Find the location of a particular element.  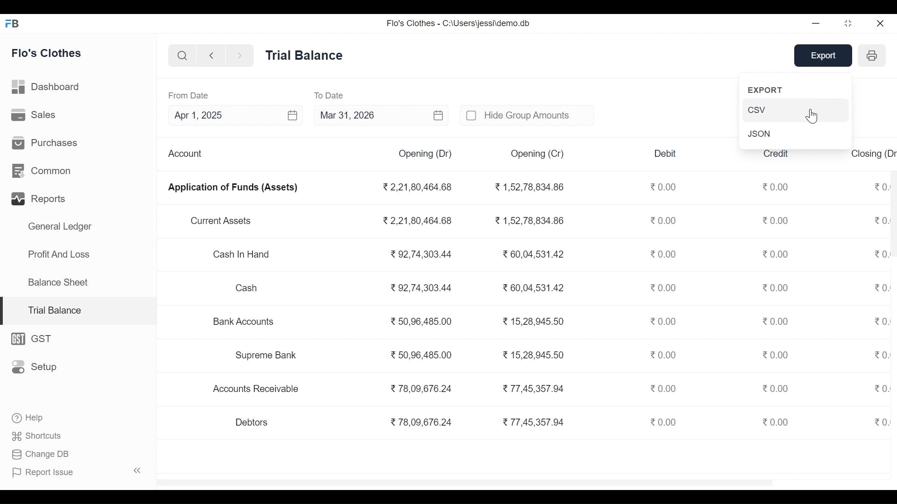

Reparts is located at coordinates (41, 198).